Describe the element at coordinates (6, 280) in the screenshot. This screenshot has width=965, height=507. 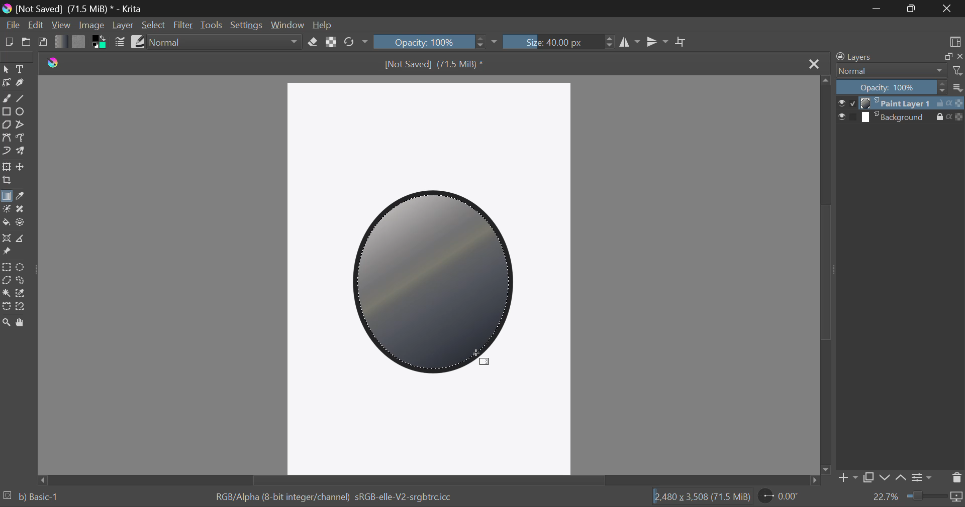
I see `Polygon Selection Tool` at that location.